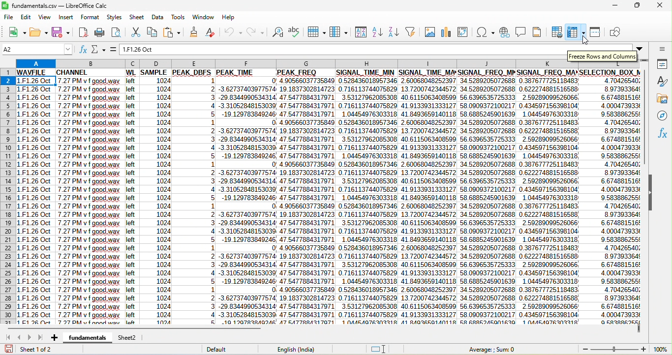 This screenshot has height=355, width=672. Describe the element at coordinates (586, 38) in the screenshot. I see `cursor` at that location.